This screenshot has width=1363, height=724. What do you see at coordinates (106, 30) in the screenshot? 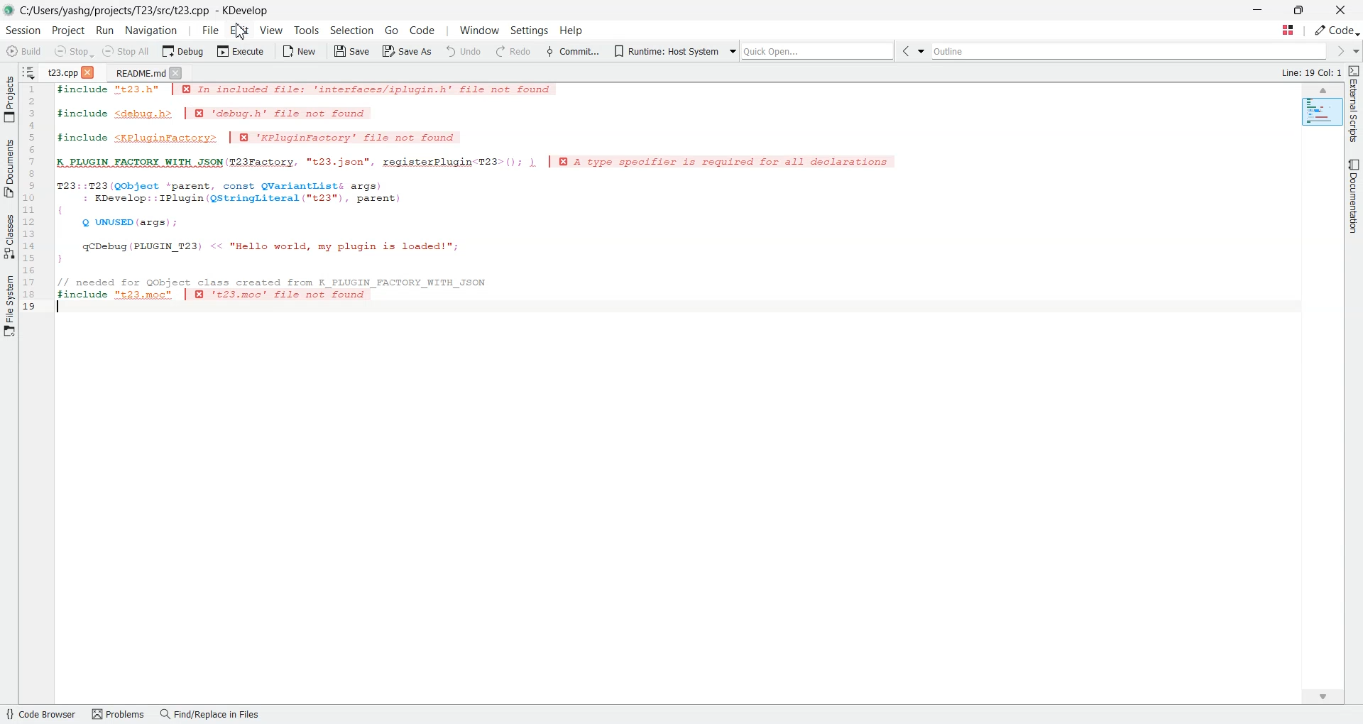
I see `Run` at bounding box center [106, 30].